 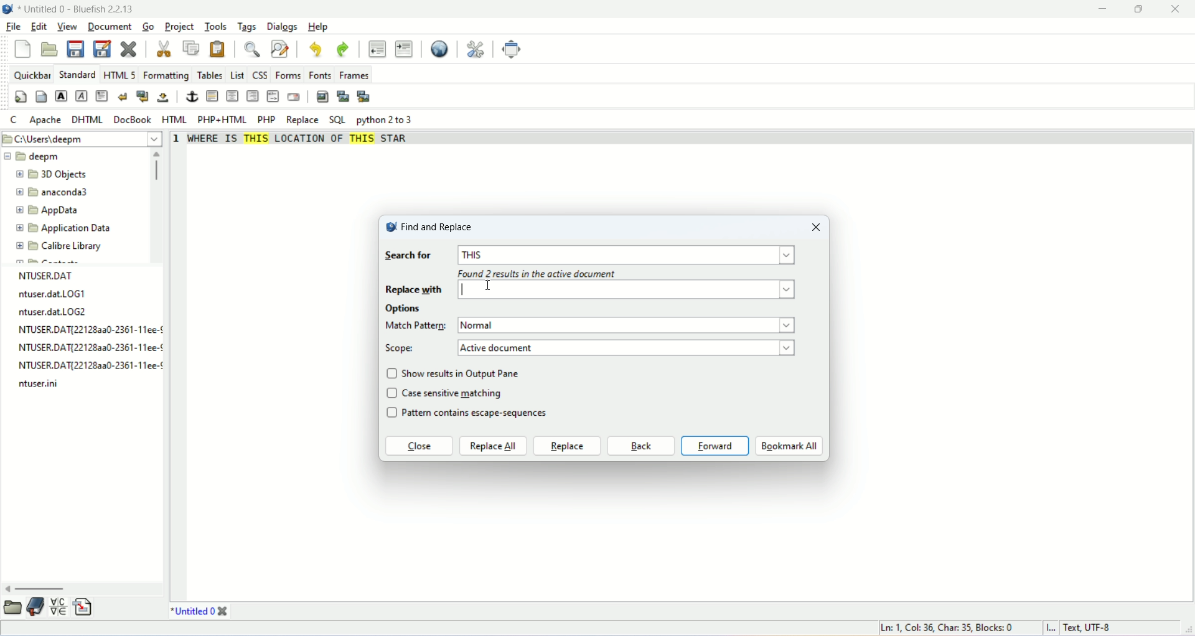 What do you see at coordinates (343, 50) in the screenshot?
I see `redo` at bounding box center [343, 50].